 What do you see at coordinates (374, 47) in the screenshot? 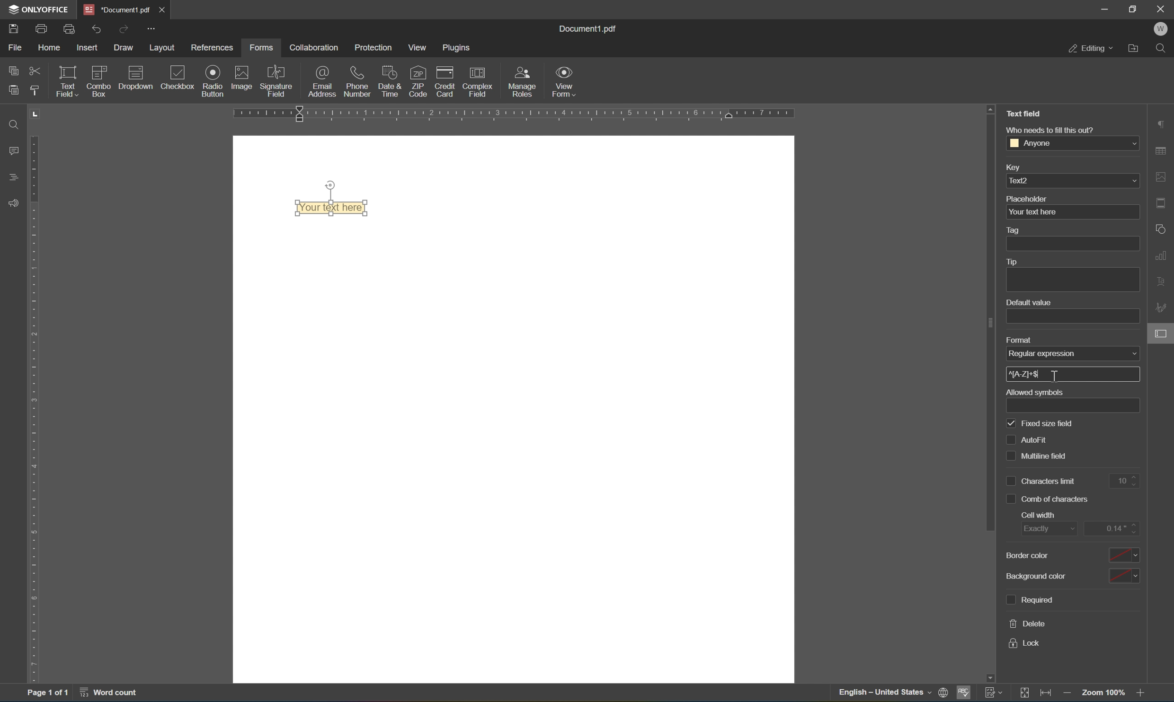
I see `protection` at bounding box center [374, 47].